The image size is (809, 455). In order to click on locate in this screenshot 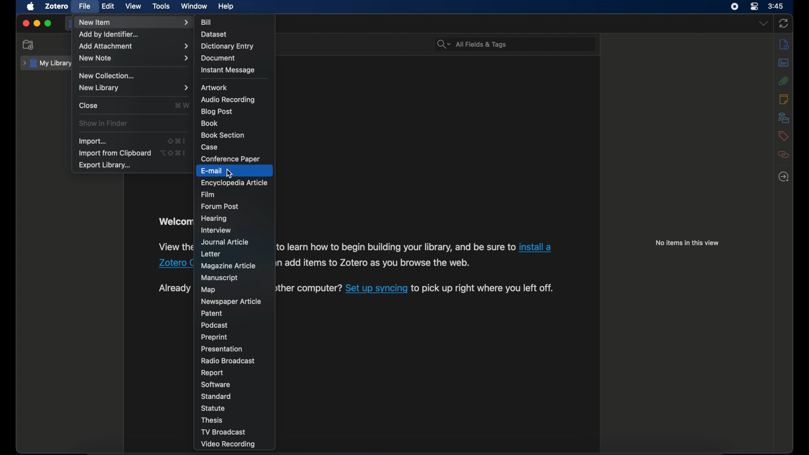, I will do `click(783, 177)`.